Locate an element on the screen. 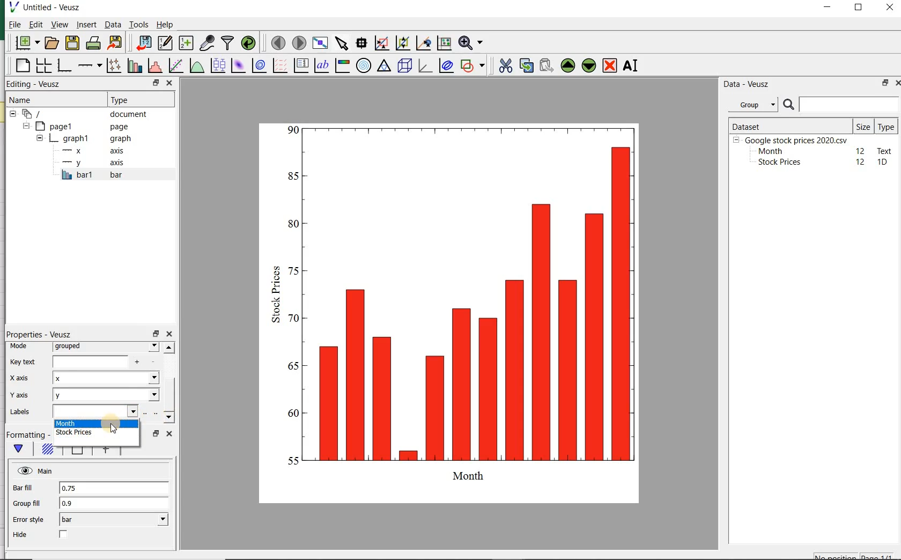 This screenshot has width=901, height=560. Key text is located at coordinates (23, 363).